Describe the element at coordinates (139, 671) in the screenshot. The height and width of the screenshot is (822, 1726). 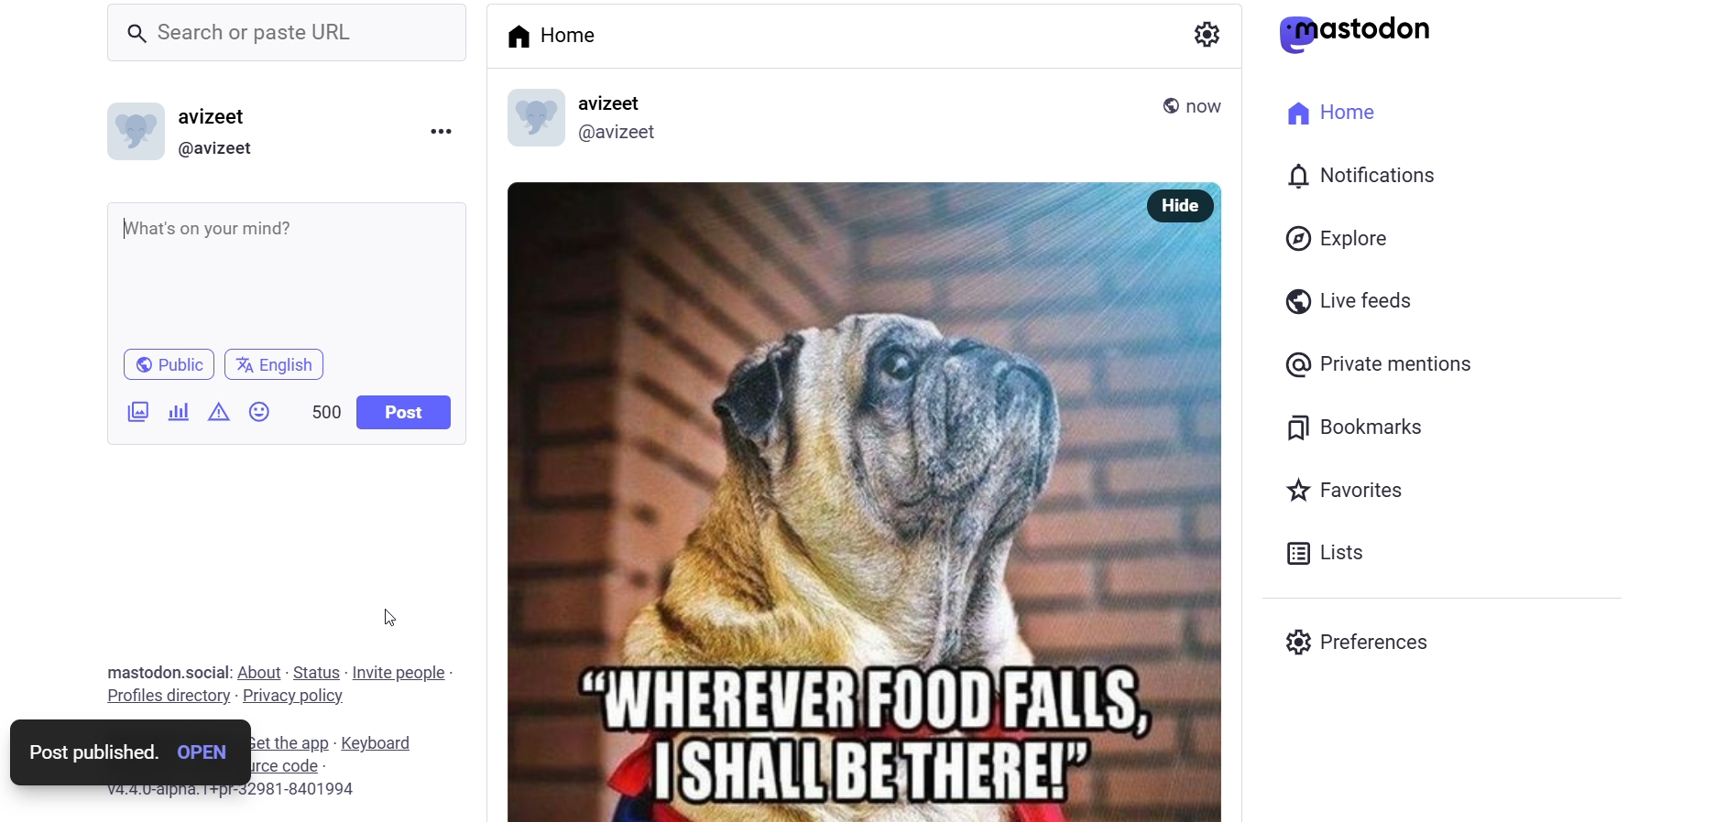
I see `text` at that location.